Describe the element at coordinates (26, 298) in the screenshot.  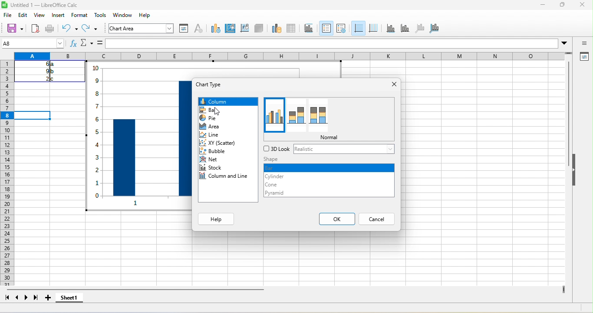
I see `next sheet` at that location.